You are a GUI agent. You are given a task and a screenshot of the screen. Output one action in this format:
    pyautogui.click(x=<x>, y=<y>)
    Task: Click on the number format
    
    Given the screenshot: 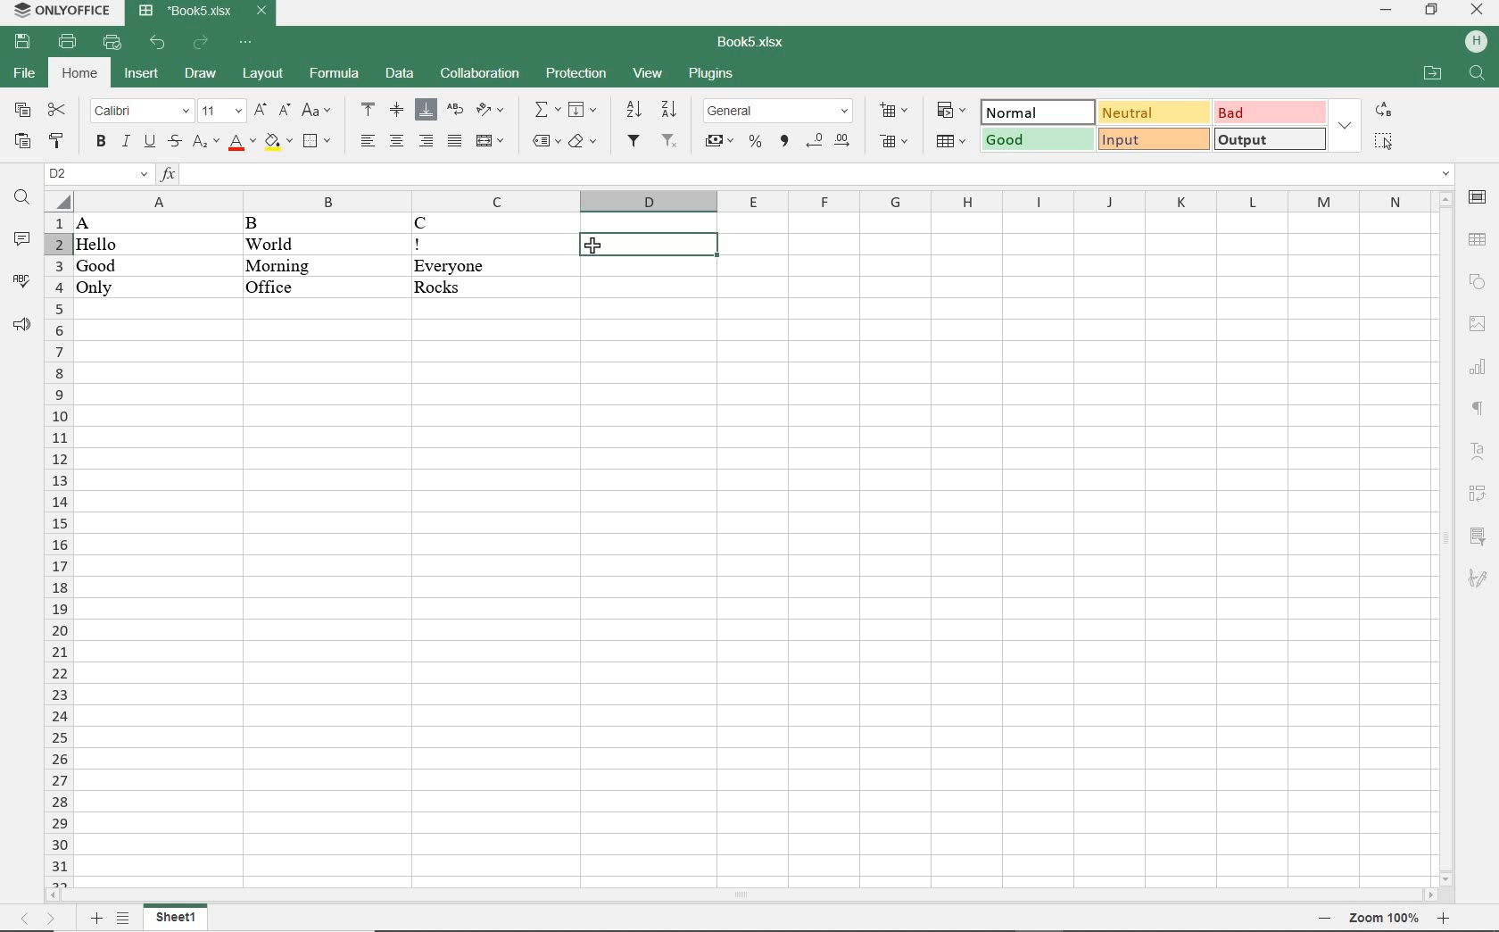 What is the action you would take?
    pyautogui.click(x=780, y=111)
    